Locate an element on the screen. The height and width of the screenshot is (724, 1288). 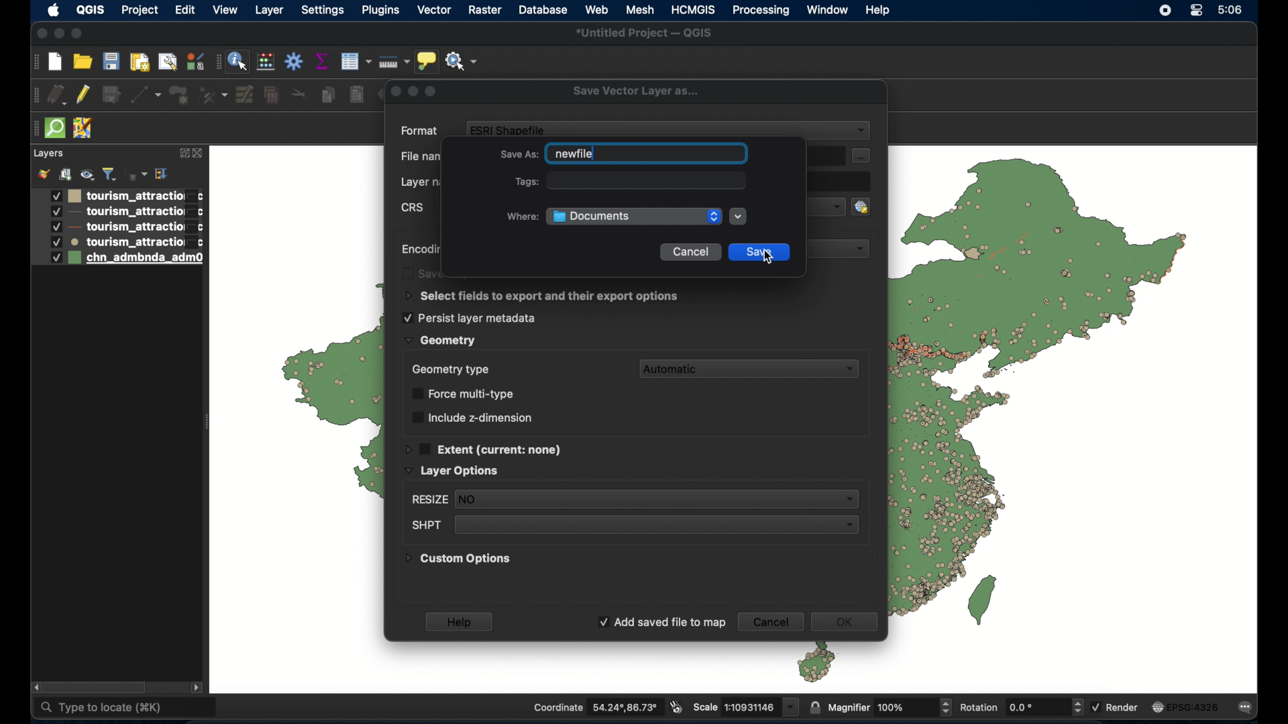
minimize is located at coordinates (60, 34).